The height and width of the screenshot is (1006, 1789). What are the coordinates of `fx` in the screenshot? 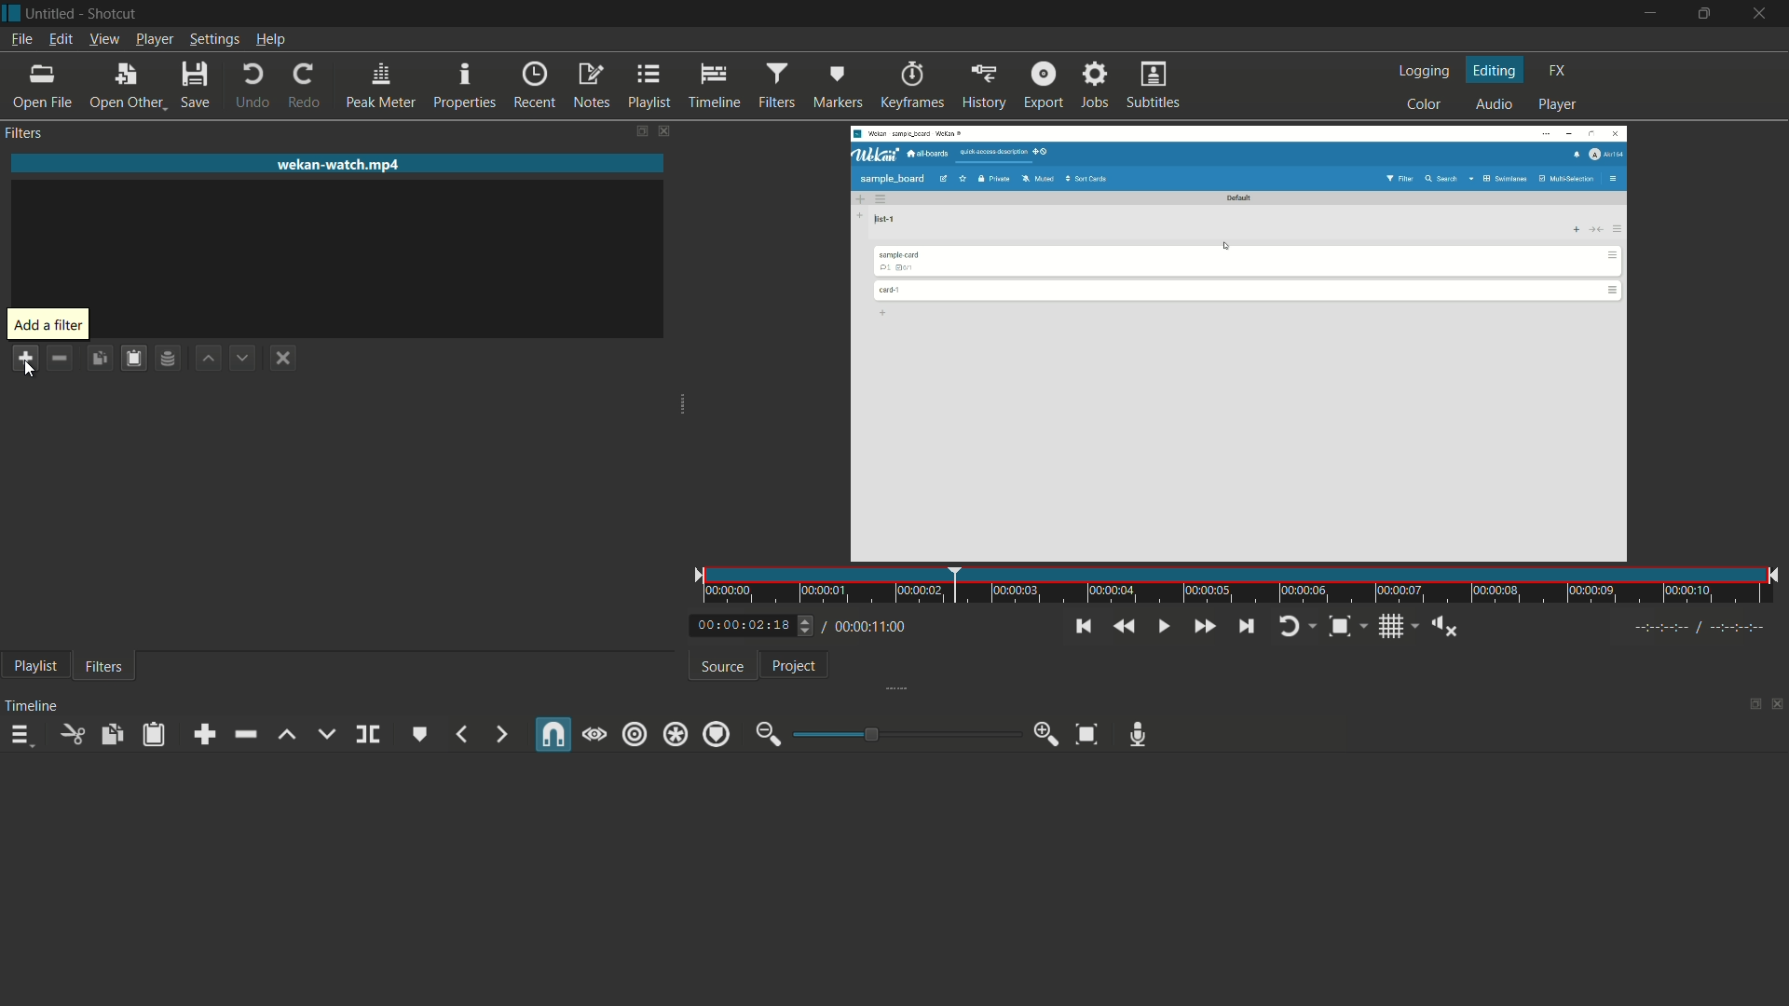 It's located at (1559, 71).